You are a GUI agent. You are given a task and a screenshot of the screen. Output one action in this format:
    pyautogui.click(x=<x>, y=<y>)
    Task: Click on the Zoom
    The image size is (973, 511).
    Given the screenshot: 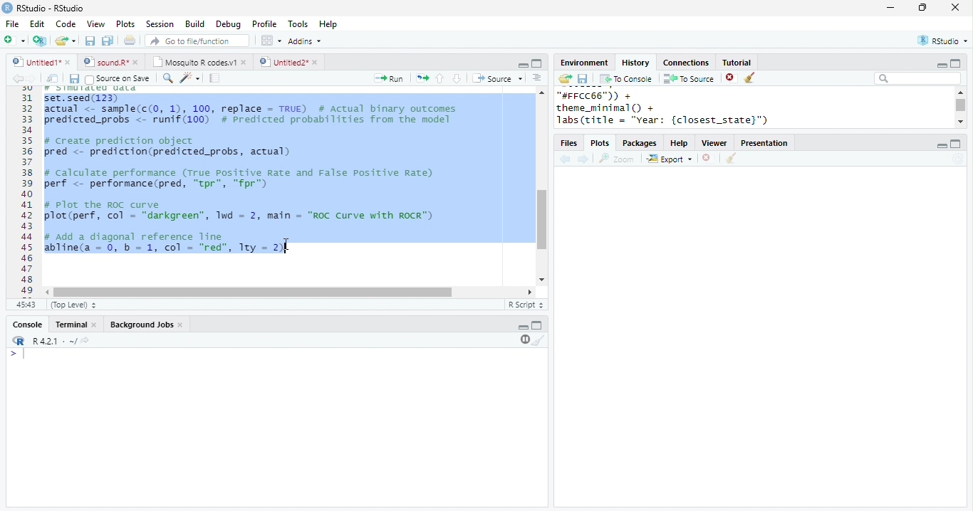 What is the action you would take?
    pyautogui.click(x=617, y=159)
    